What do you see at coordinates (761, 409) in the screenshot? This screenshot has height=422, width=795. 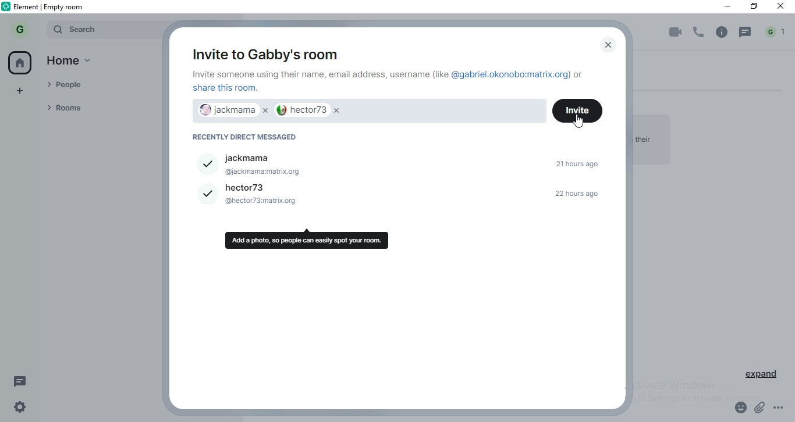 I see `attachment` at bounding box center [761, 409].